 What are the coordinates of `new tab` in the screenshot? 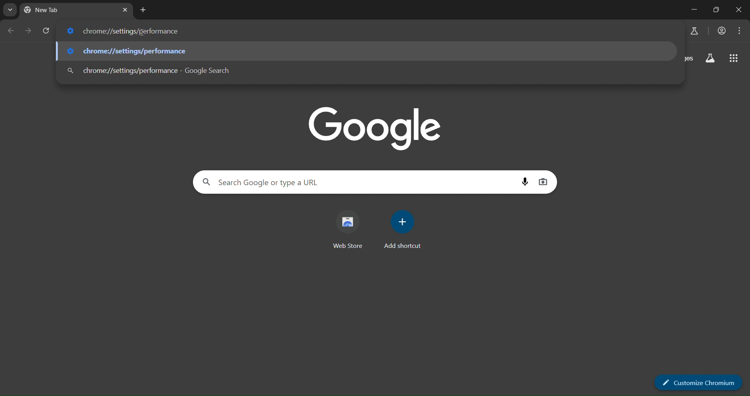 It's located at (145, 10).